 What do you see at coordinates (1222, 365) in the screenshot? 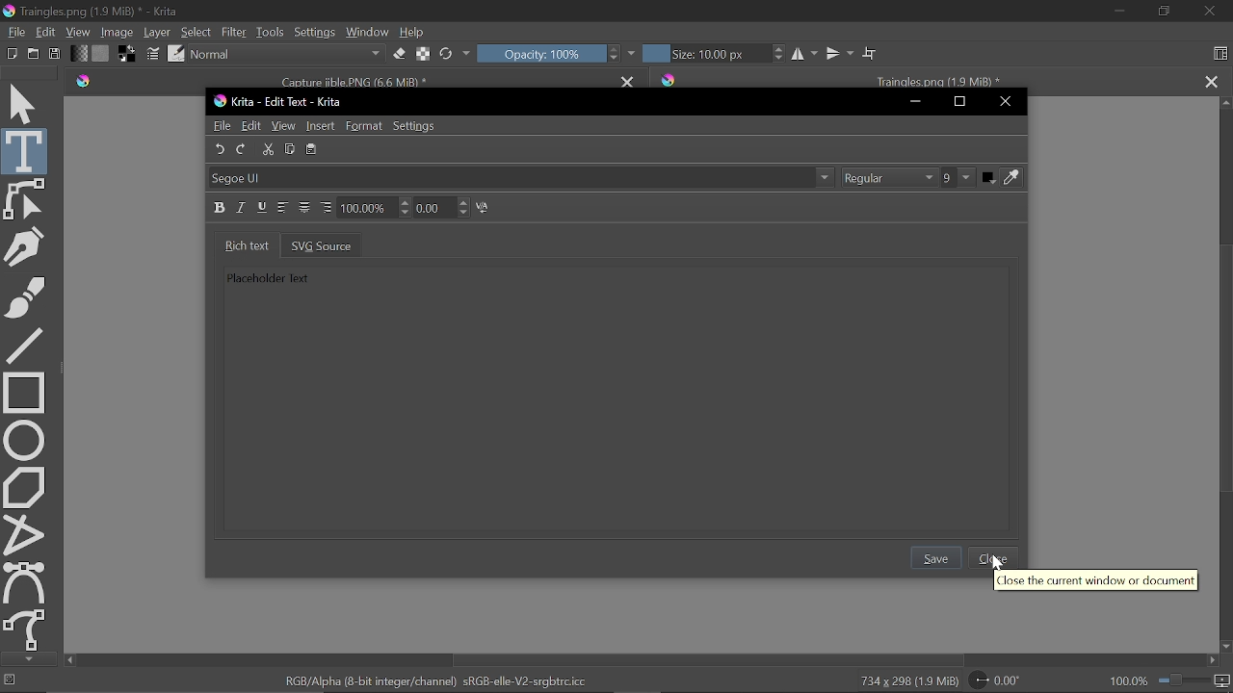
I see `vertical scrollbar` at bounding box center [1222, 365].